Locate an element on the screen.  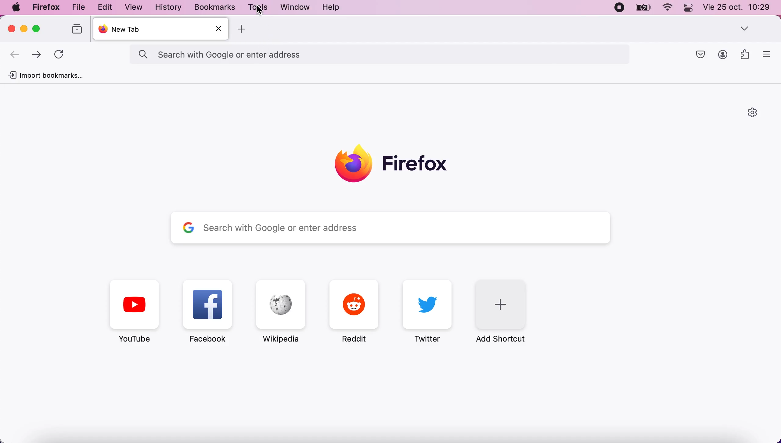
Bookmarks is located at coordinates (214, 7).